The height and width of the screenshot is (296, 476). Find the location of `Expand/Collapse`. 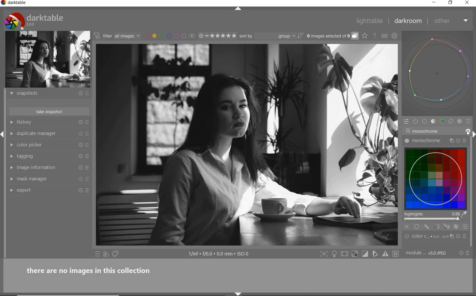

Expand/Collapse is located at coordinates (3, 133).